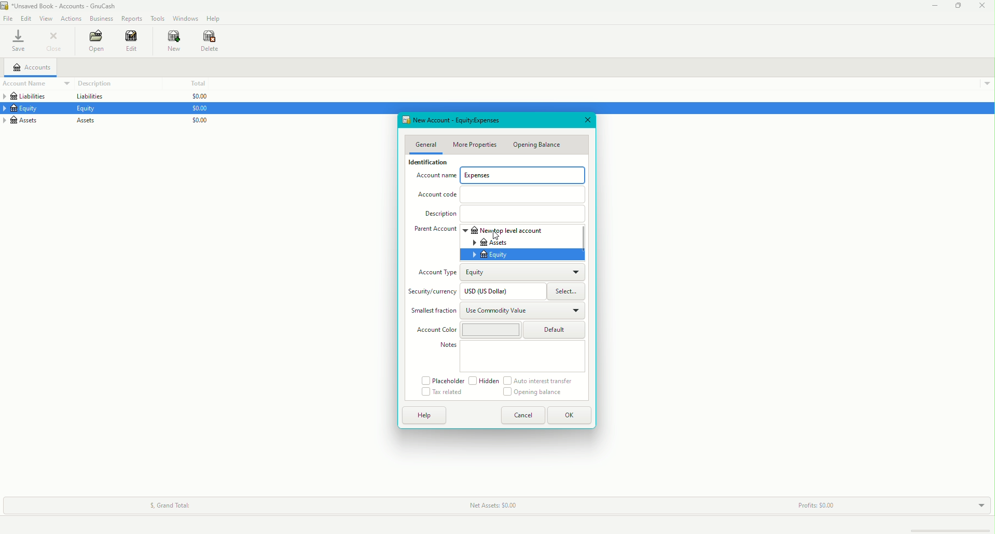 This screenshot has width=995, height=534. Describe the element at coordinates (8, 19) in the screenshot. I see `File` at that location.